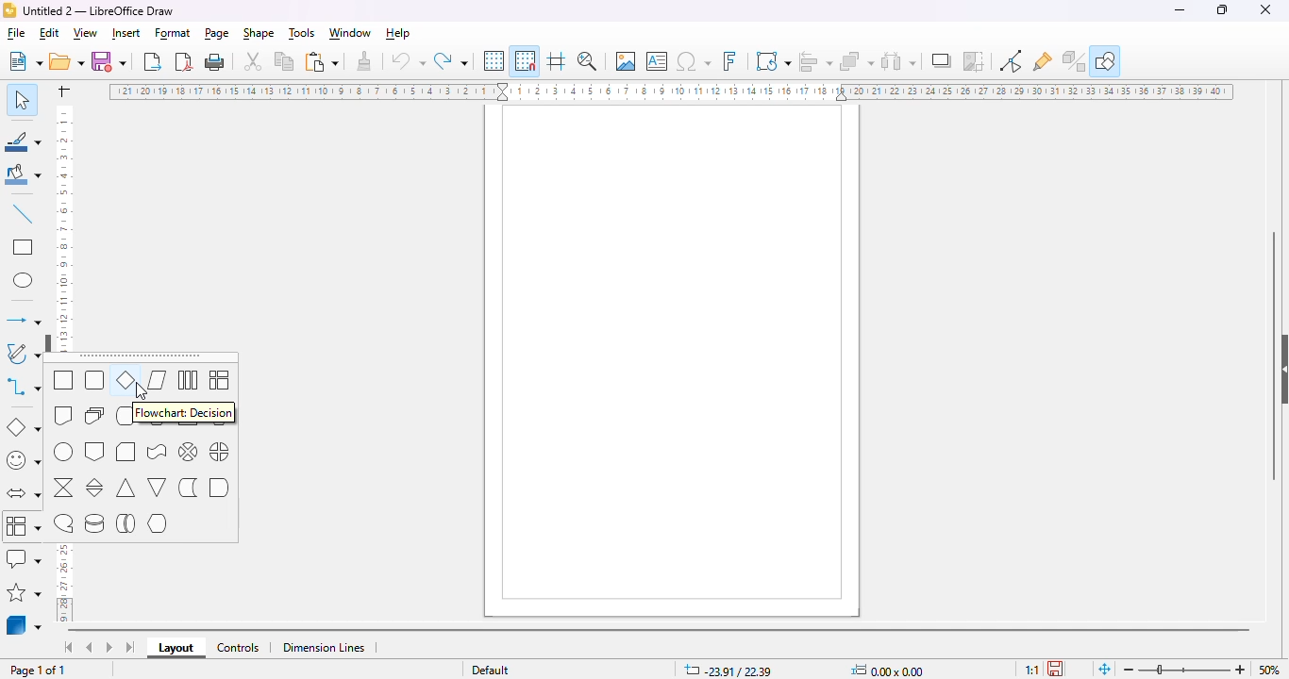 This screenshot has width=1289, height=679. Describe the element at coordinates (94, 453) in the screenshot. I see `flowchart: off-chart connector` at that location.